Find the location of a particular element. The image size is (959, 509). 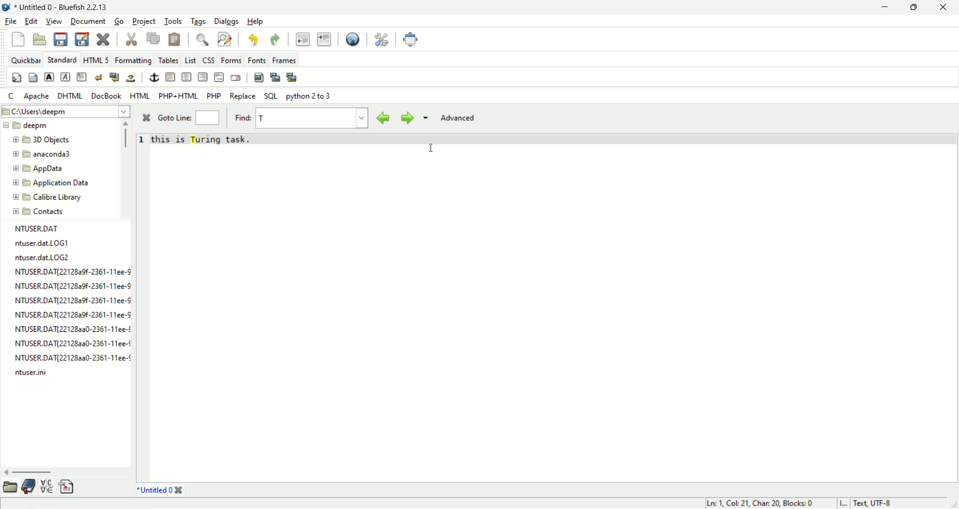

CSS is located at coordinates (209, 61).